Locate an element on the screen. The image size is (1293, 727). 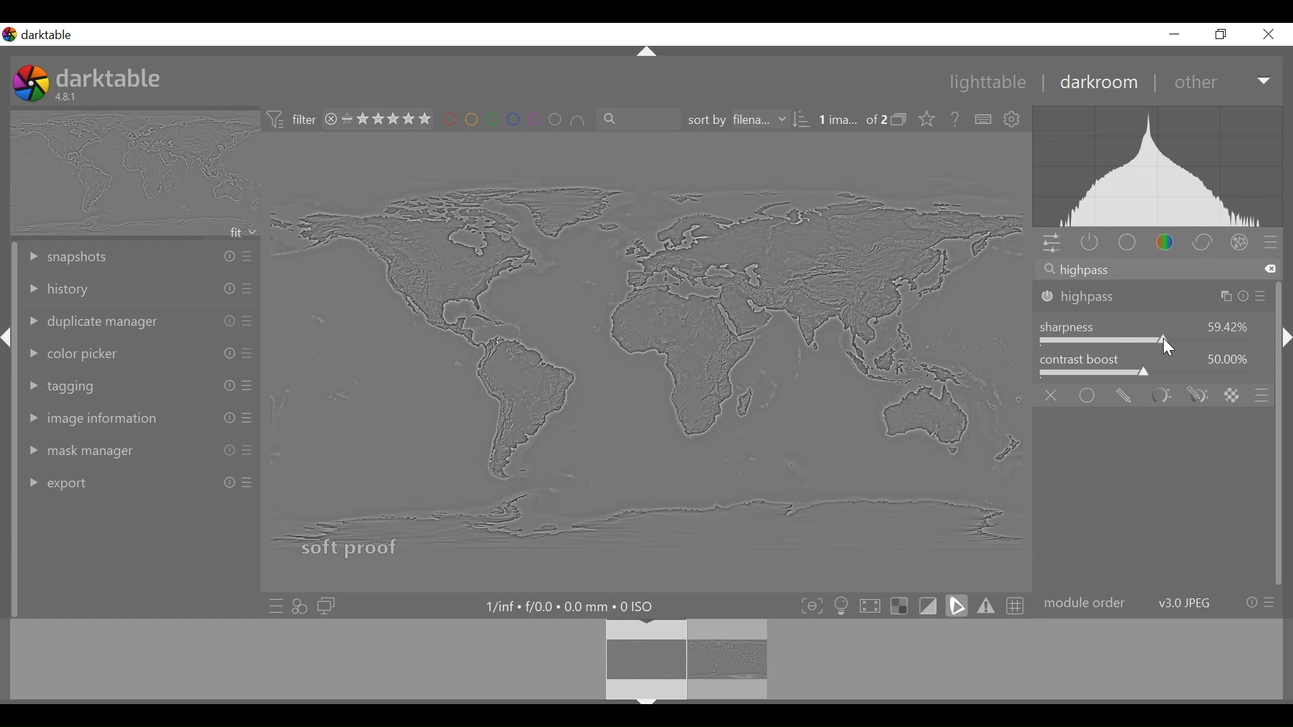
toggle guide lines is located at coordinates (1016, 604).